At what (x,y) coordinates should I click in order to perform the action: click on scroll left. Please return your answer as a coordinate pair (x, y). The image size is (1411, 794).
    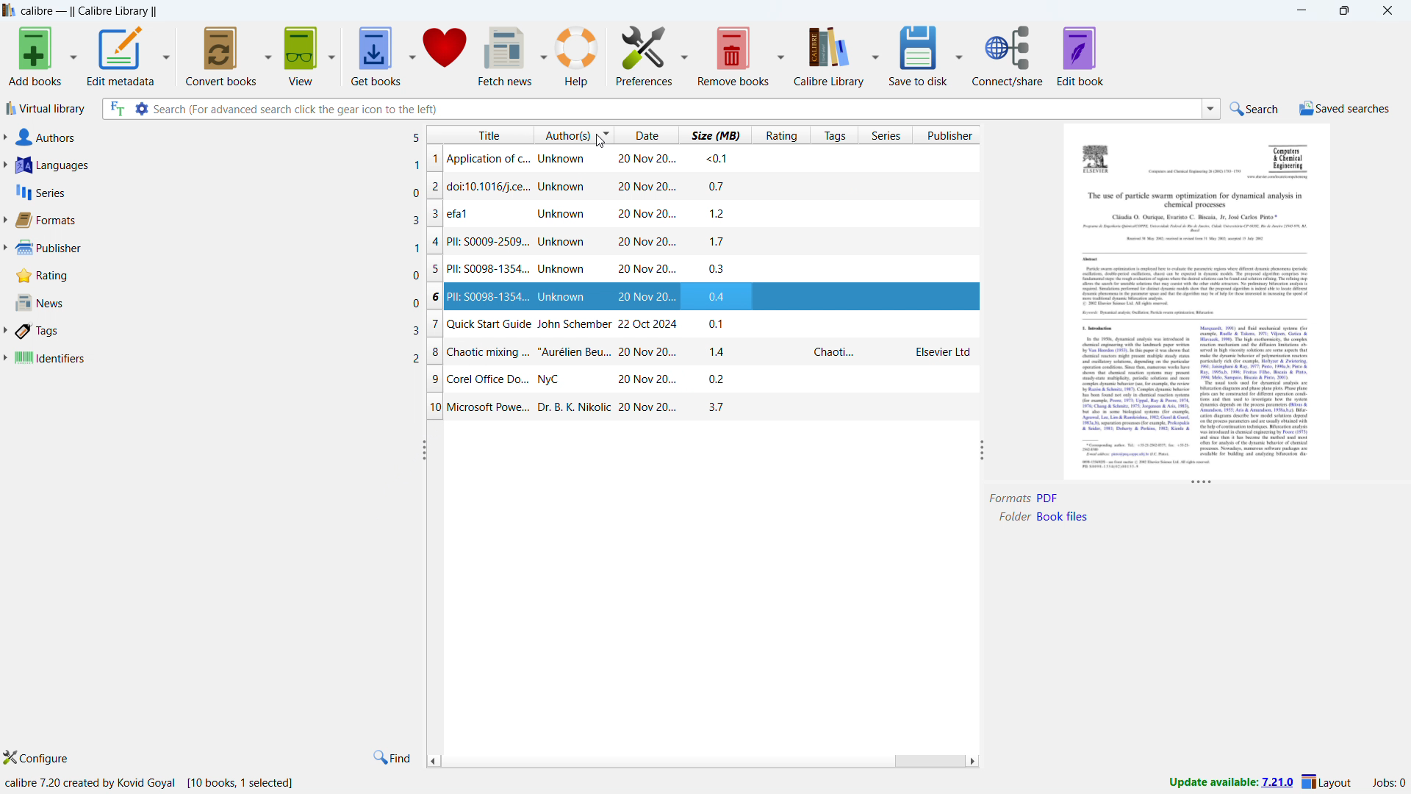
    Looking at the image, I should click on (434, 759).